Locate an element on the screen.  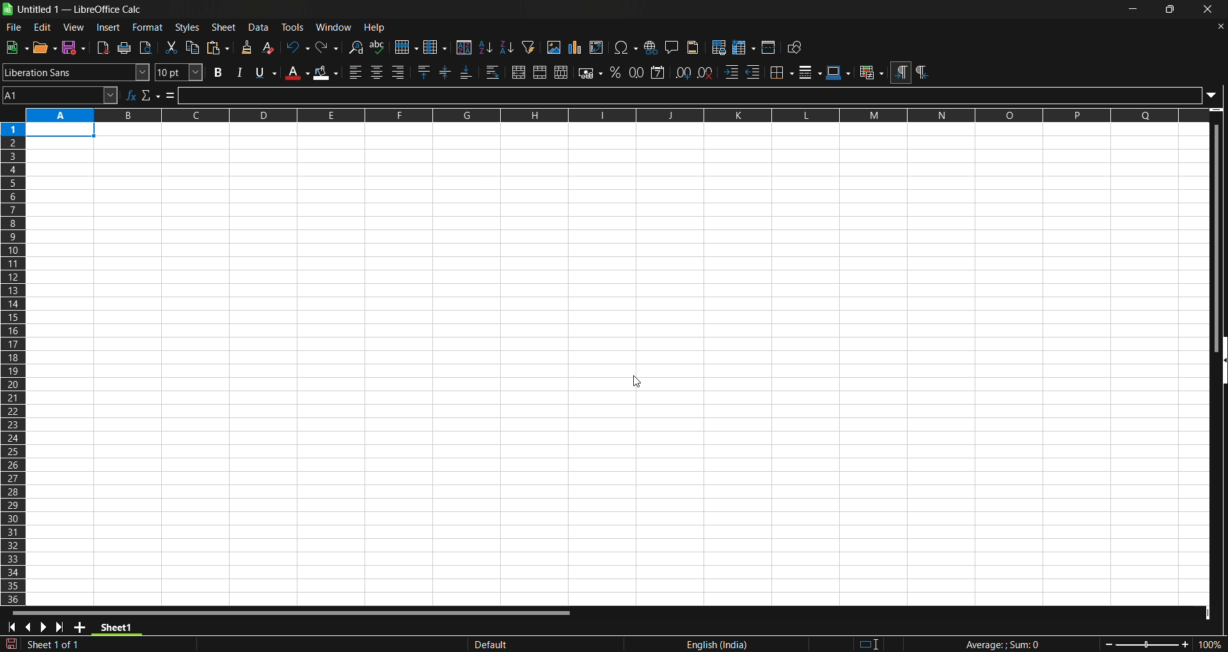
scroll to first sheet is located at coordinates (12, 628).